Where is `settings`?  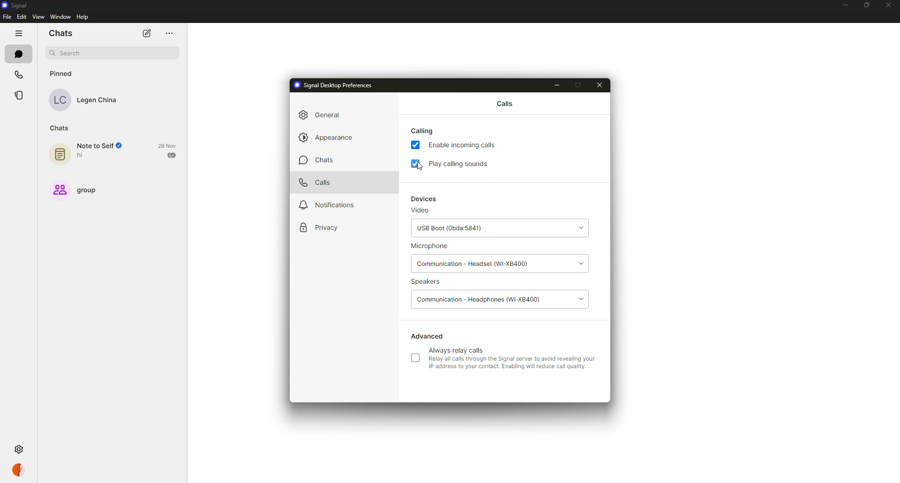 settings is located at coordinates (19, 449).